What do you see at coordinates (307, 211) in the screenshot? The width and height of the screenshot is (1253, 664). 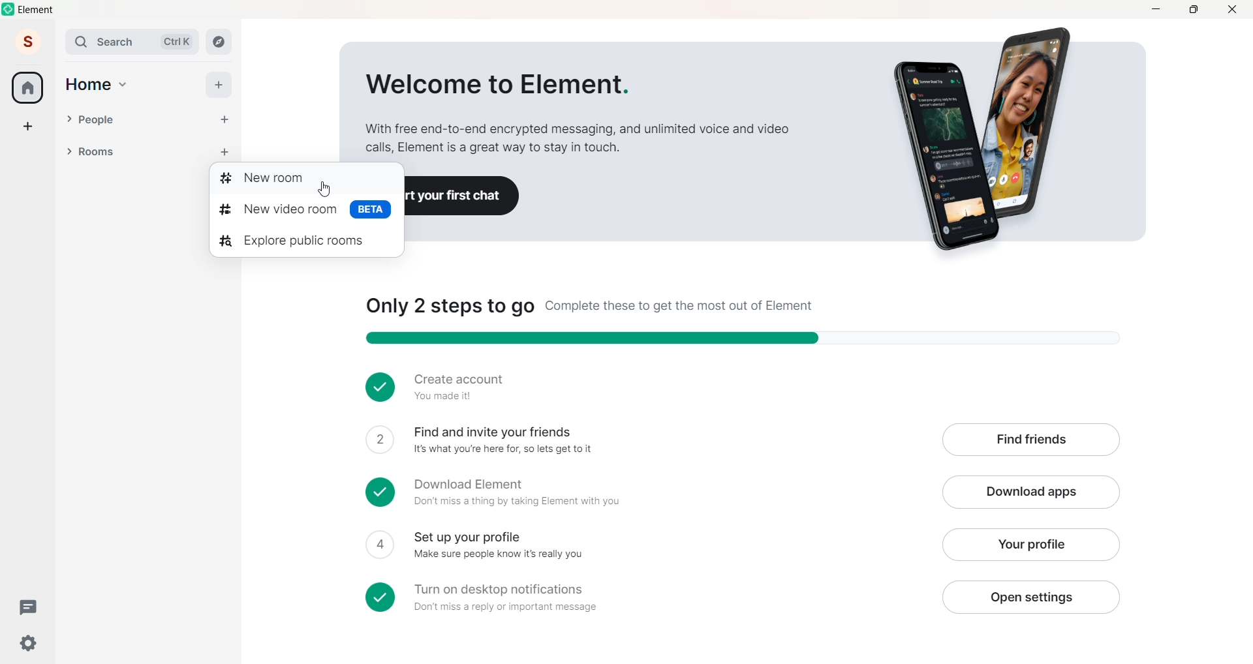 I see `New Video Room Beta` at bounding box center [307, 211].